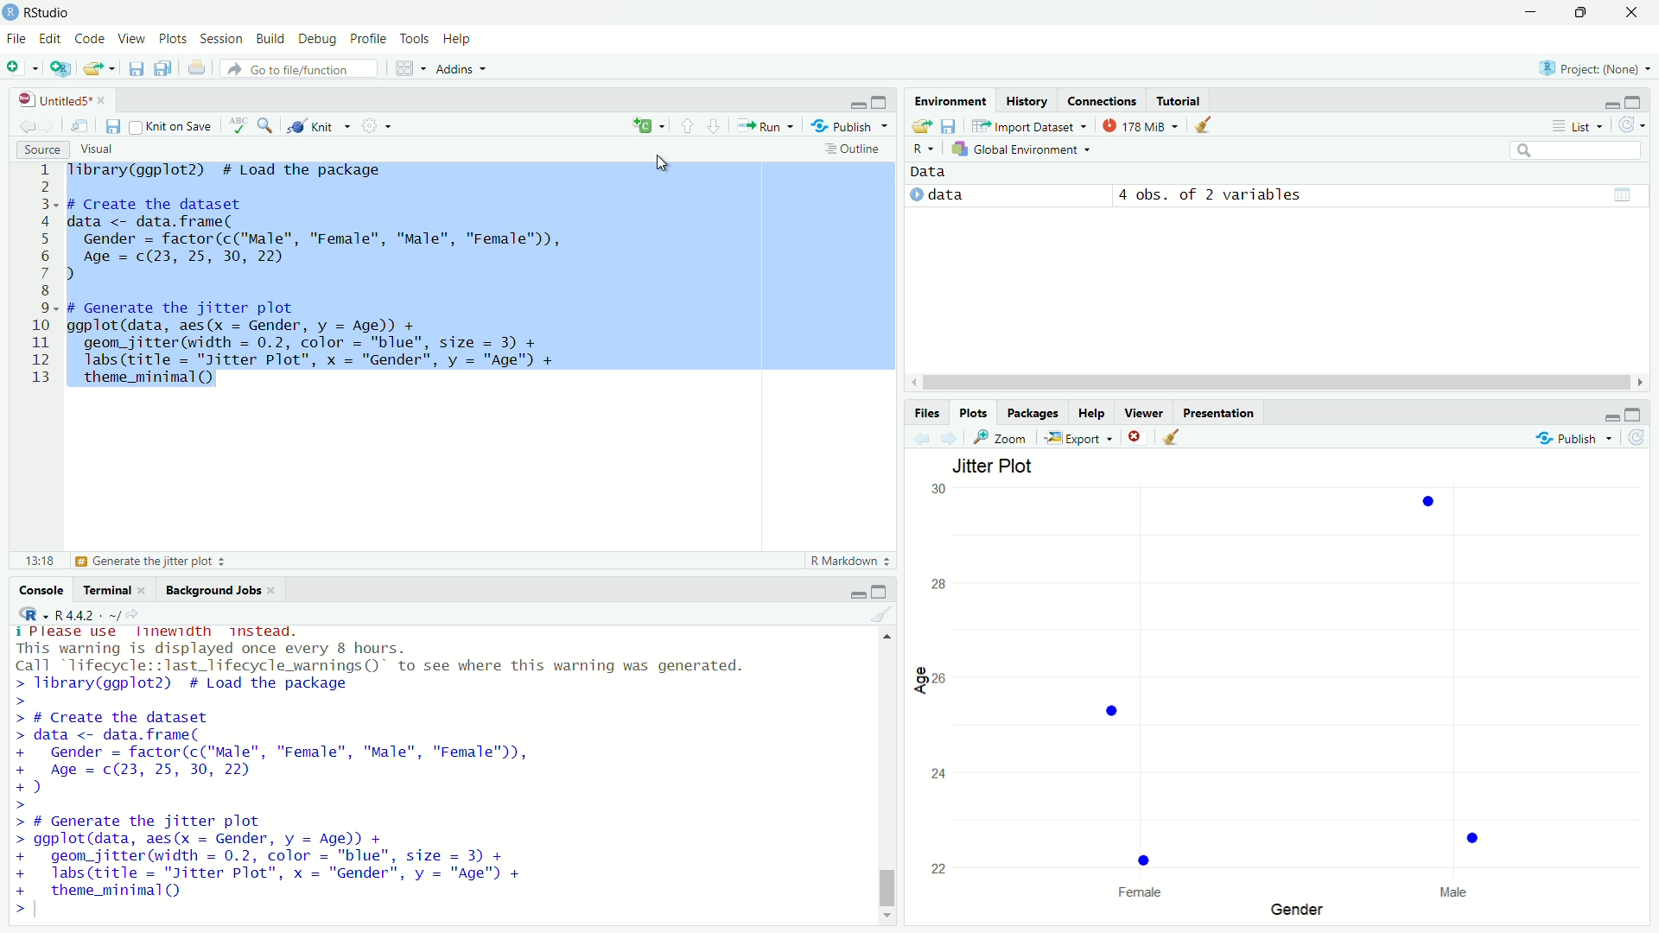  What do you see at coordinates (919, 438) in the screenshot?
I see `previous plot` at bounding box center [919, 438].